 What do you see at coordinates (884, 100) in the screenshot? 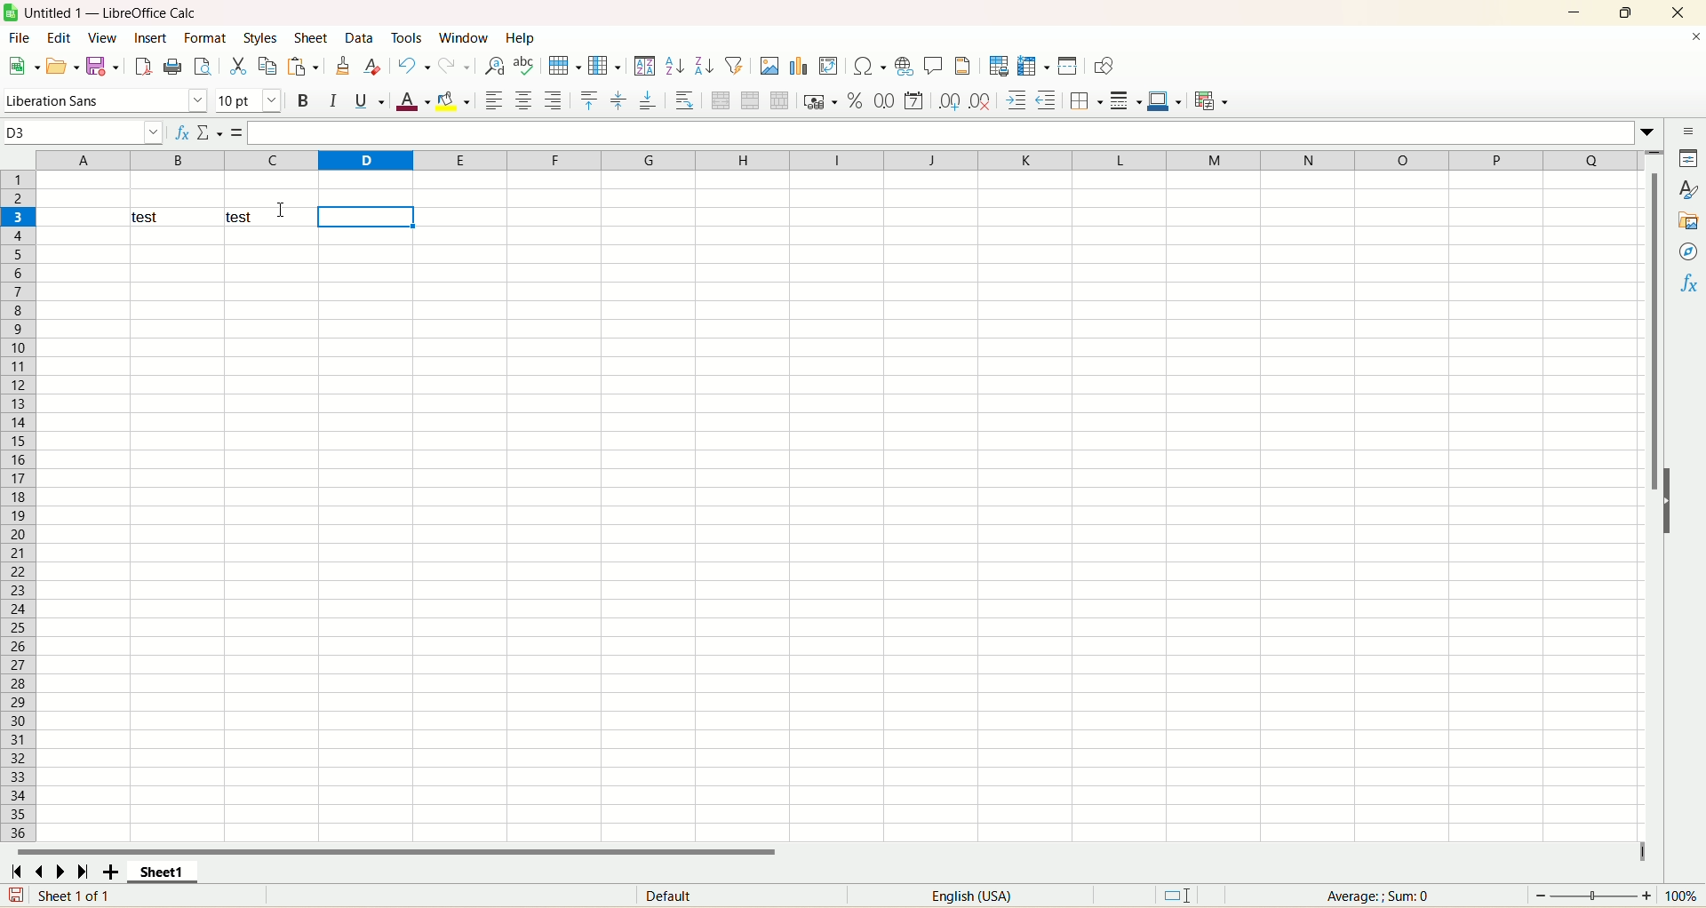
I see `format as number` at bounding box center [884, 100].